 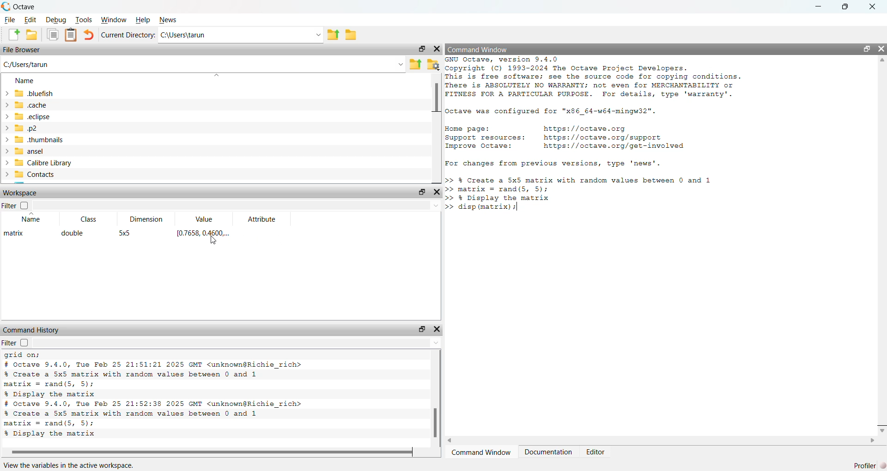 What do you see at coordinates (316, 34) in the screenshot?
I see `drop down` at bounding box center [316, 34].